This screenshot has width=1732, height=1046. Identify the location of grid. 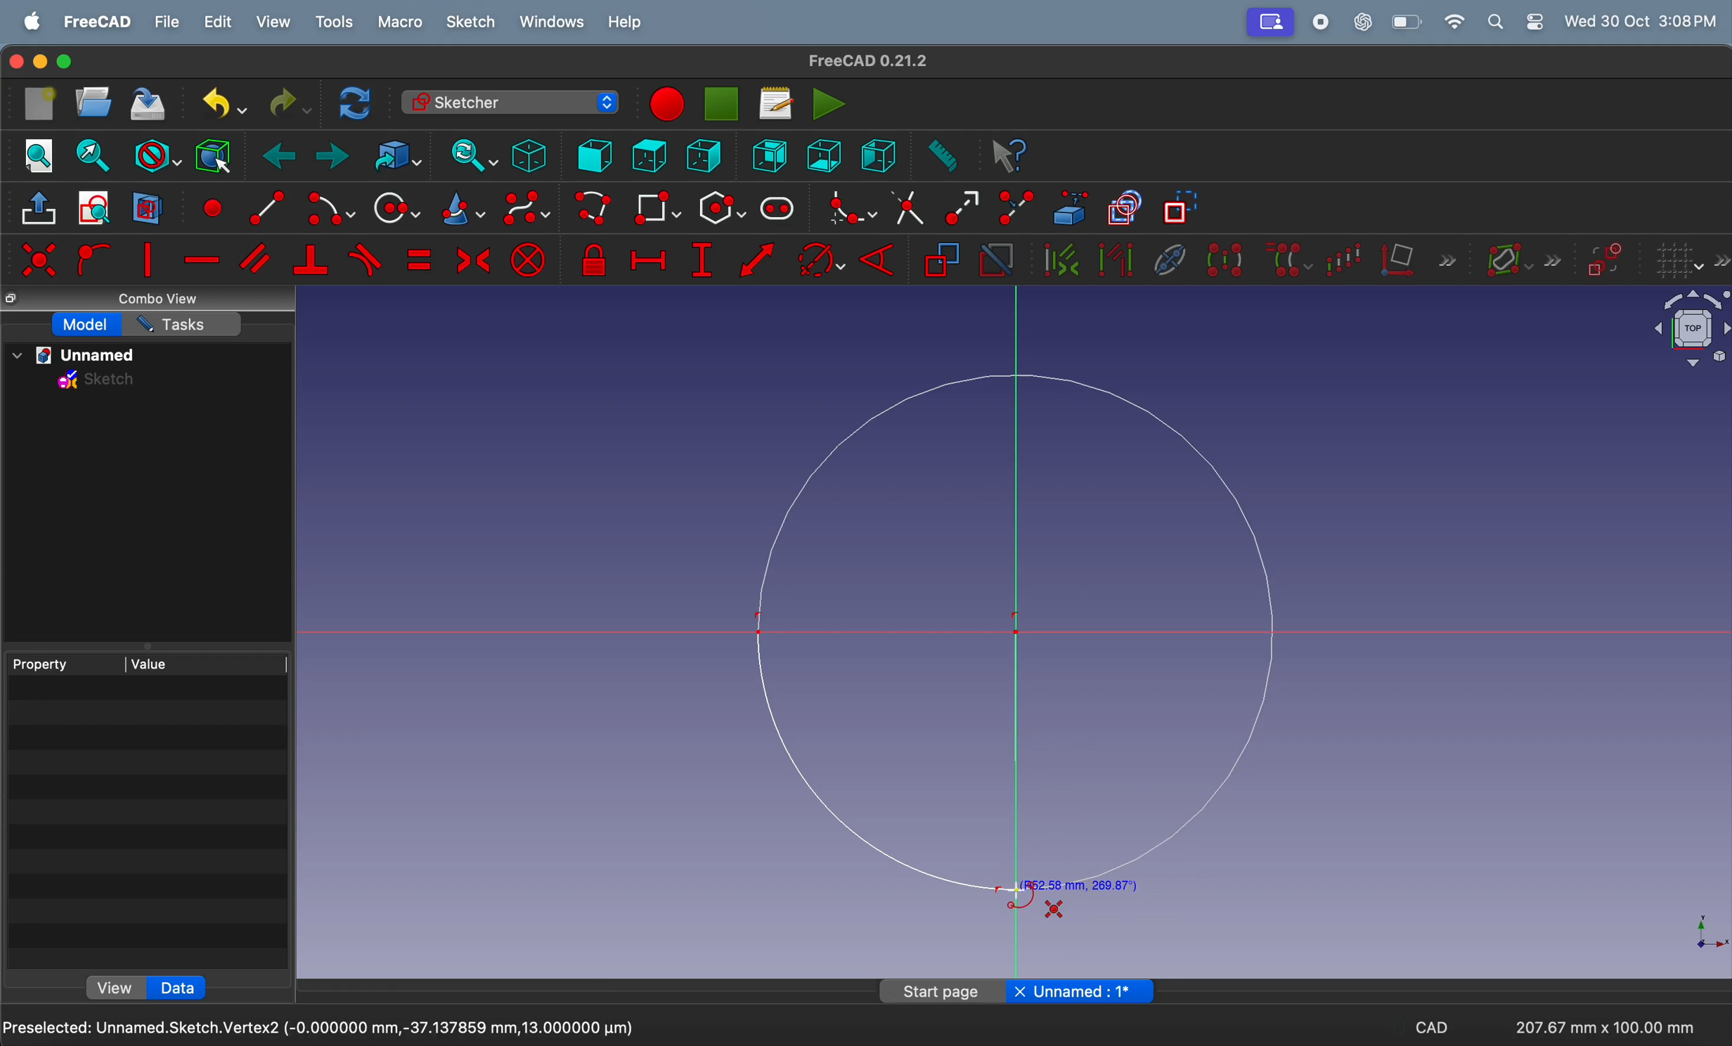
(1691, 261).